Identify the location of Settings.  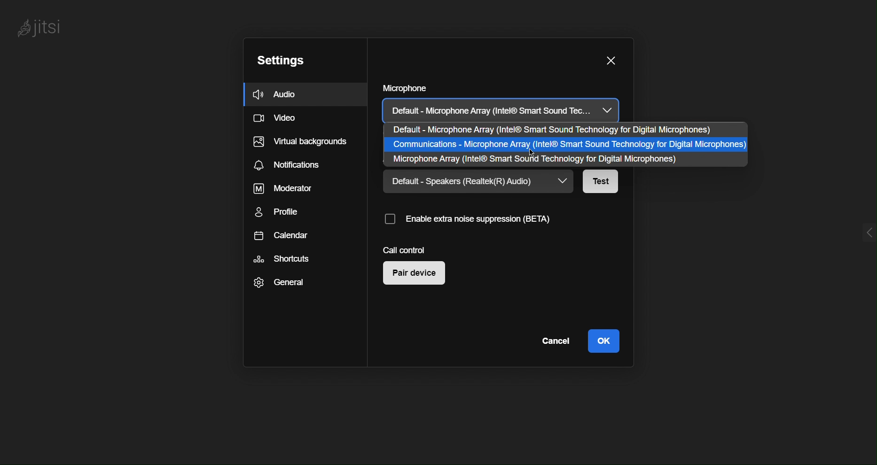
(280, 60).